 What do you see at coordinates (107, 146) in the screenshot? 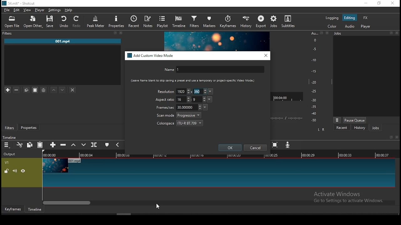
I see `create/edit marker` at bounding box center [107, 146].